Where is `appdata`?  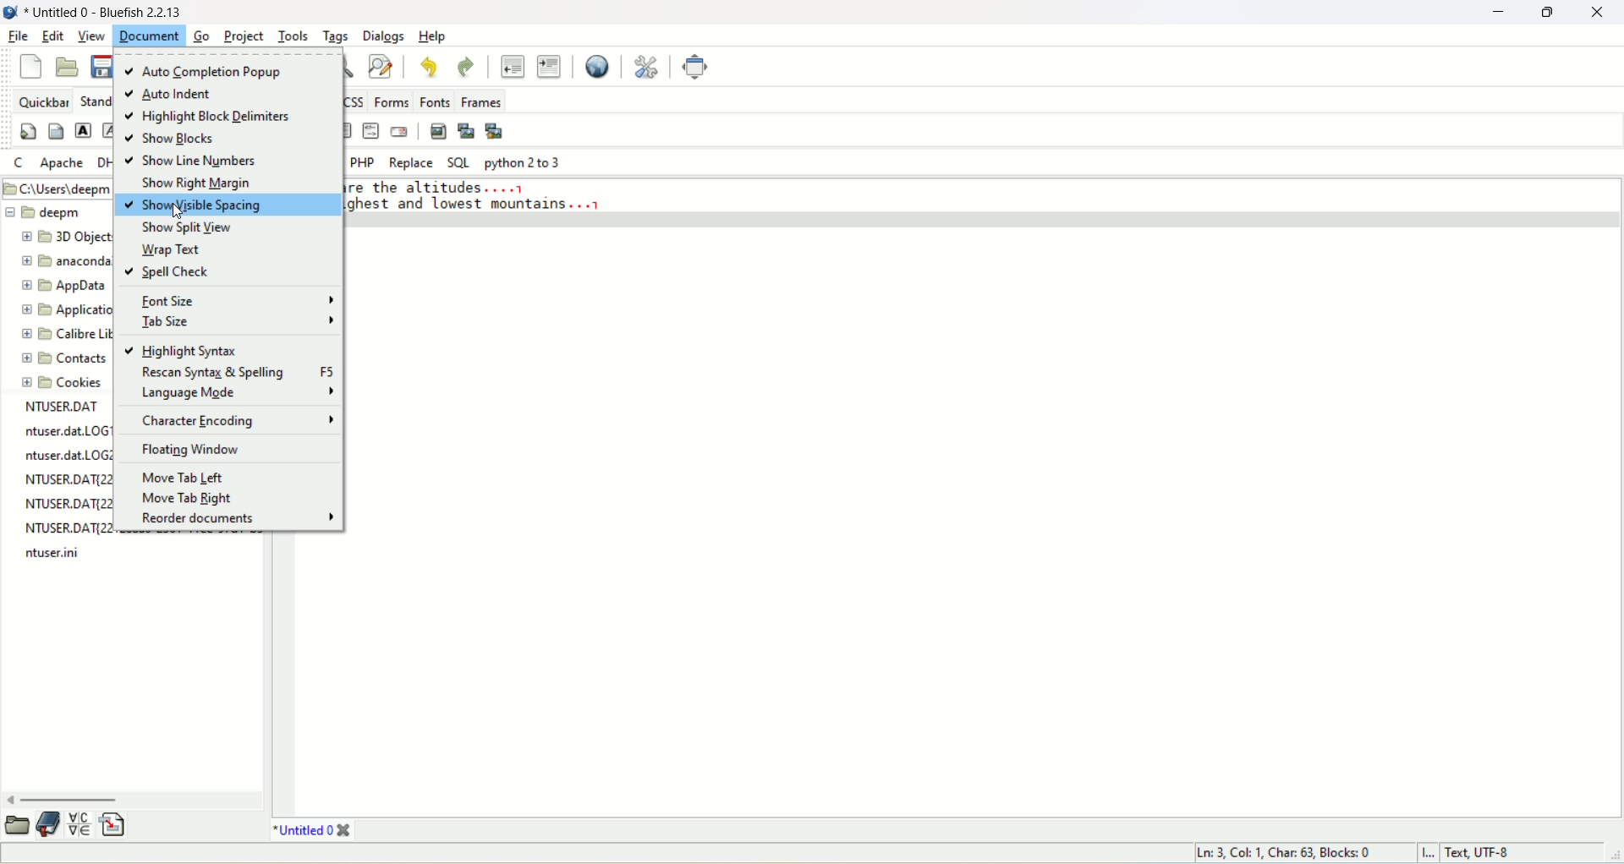 appdata is located at coordinates (67, 287).